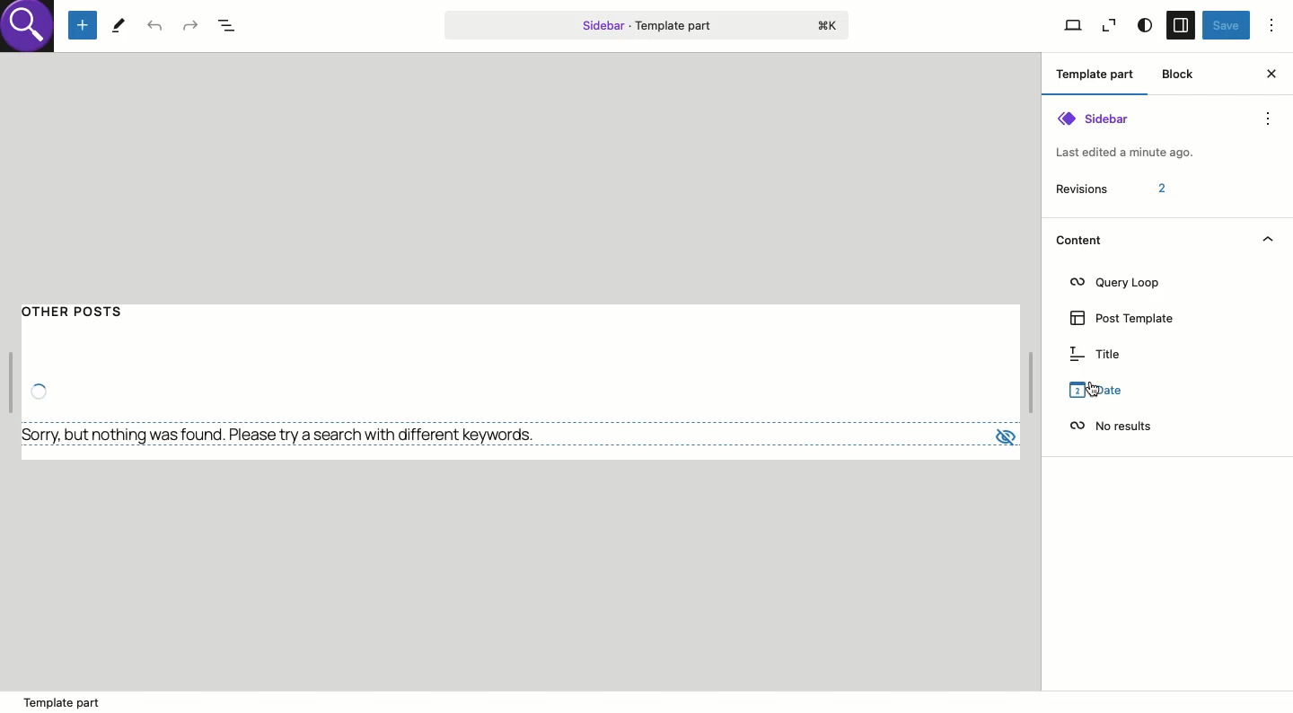  Describe the element at coordinates (646, 24) in the screenshot. I see `Template part` at that location.